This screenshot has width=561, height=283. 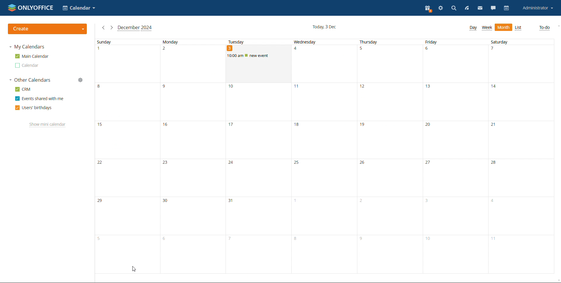 What do you see at coordinates (257, 102) in the screenshot?
I see `10` at bounding box center [257, 102].